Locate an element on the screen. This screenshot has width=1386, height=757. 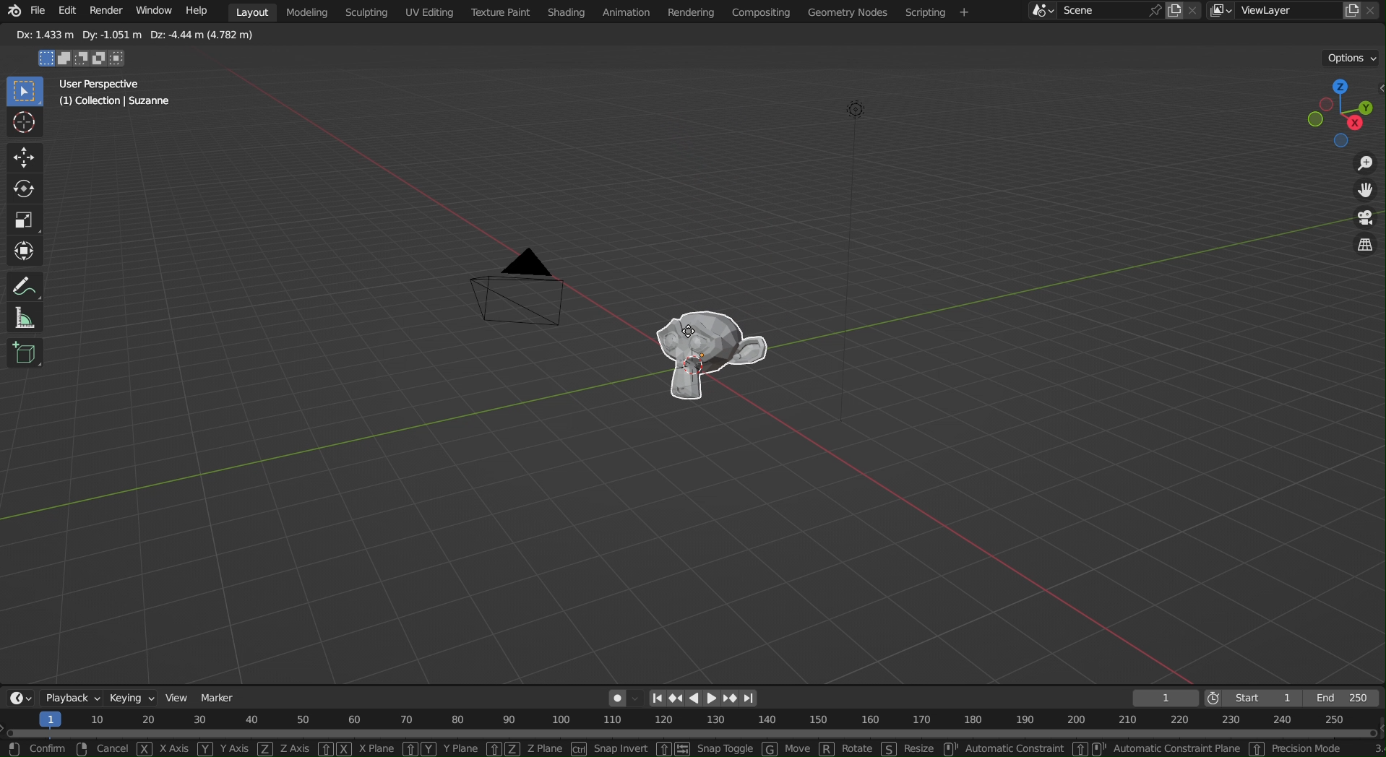
pin is located at coordinates (1155, 12).